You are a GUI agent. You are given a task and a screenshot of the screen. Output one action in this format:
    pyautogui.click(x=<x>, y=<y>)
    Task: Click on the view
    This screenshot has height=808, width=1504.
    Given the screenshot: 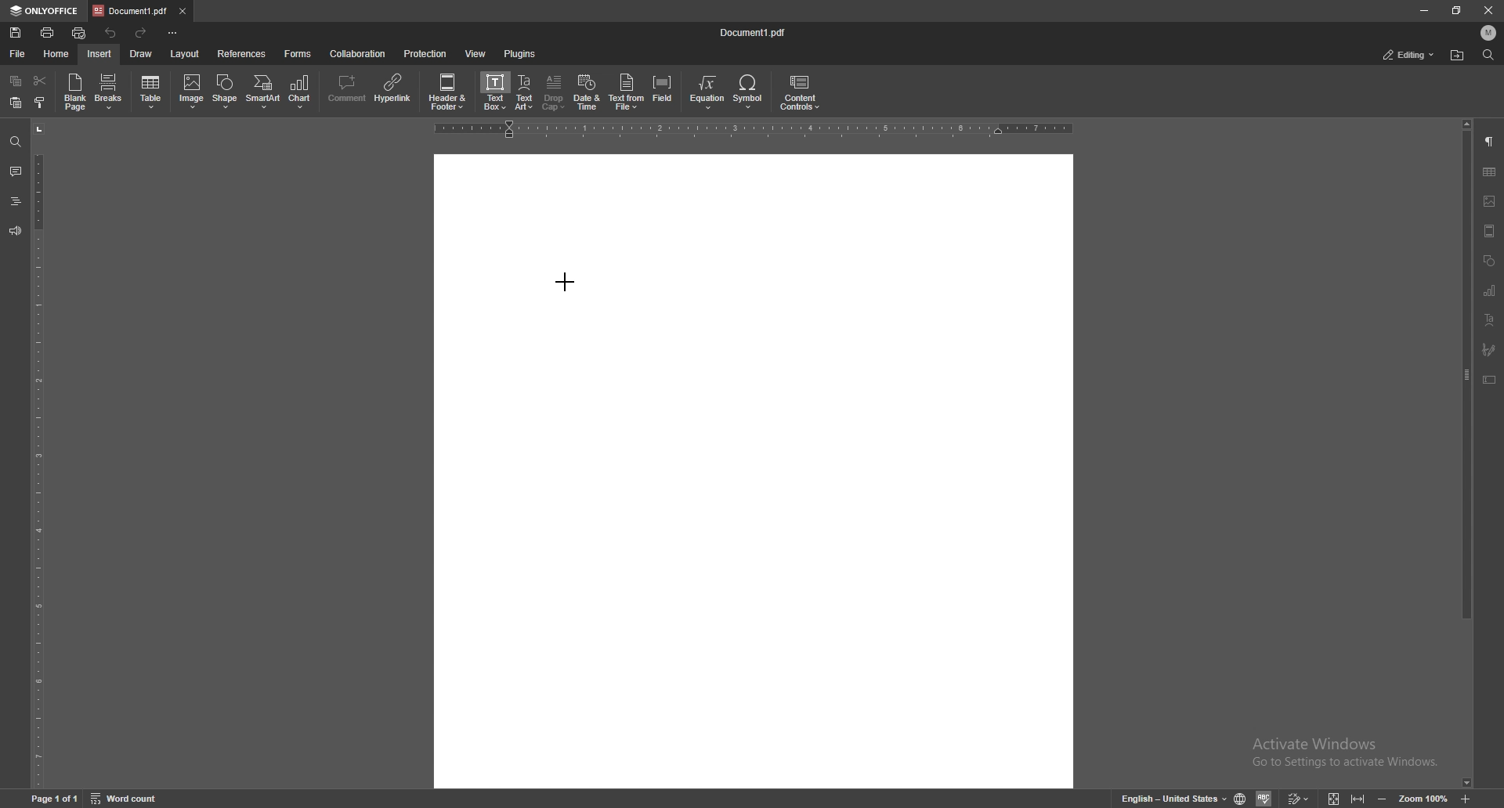 What is the action you would take?
    pyautogui.click(x=476, y=53)
    